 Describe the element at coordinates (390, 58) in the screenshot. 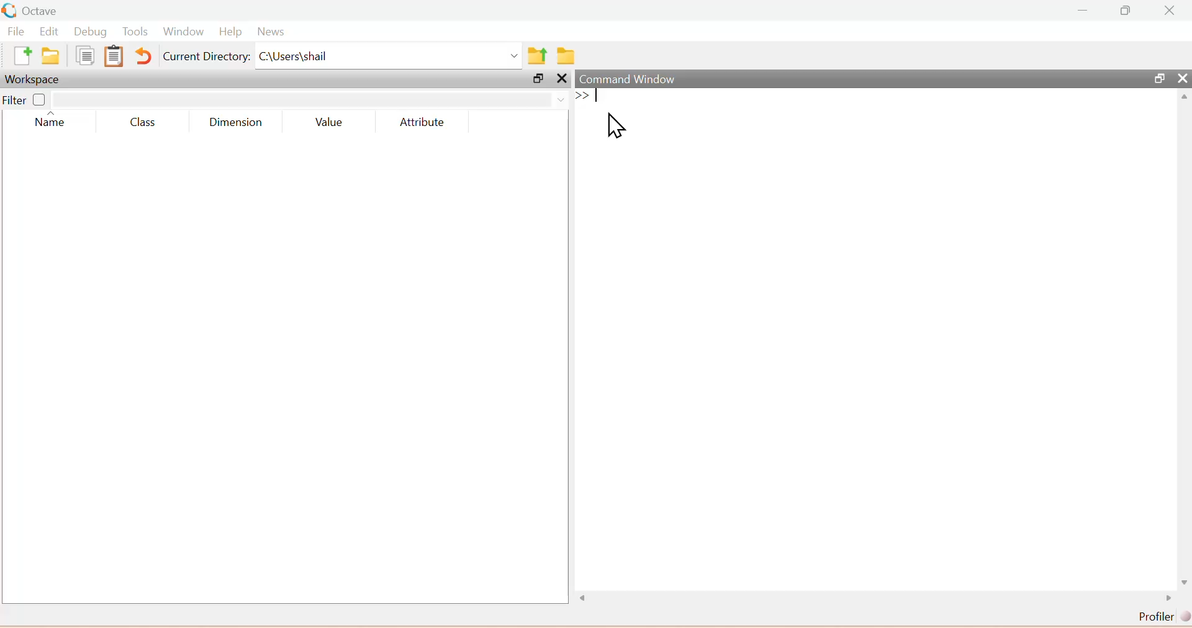

I see `C:\Users\shail ` at that location.